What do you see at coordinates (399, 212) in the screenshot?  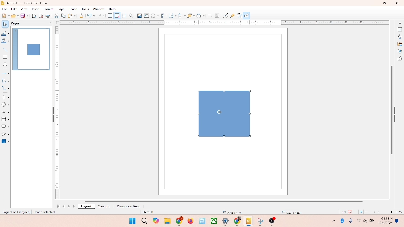 I see `zoom percentage` at bounding box center [399, 212].